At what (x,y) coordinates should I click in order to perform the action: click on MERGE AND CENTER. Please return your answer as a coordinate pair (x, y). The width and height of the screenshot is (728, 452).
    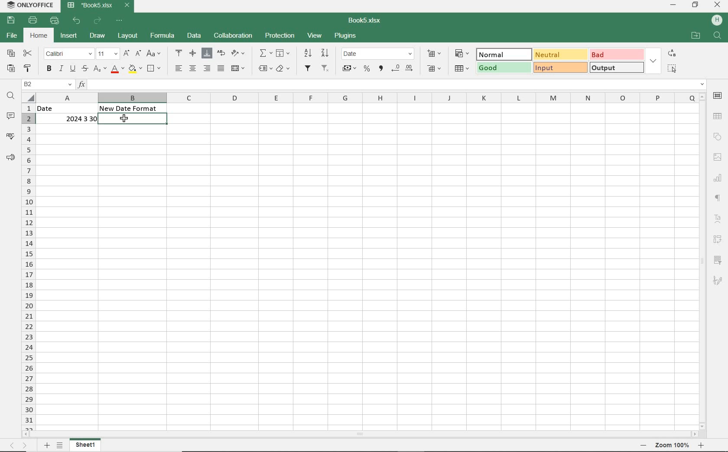
    Looking at the image, I should click on (239, 68).